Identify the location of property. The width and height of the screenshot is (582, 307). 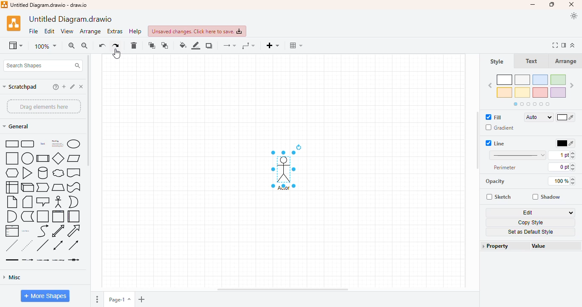
(505, 246).